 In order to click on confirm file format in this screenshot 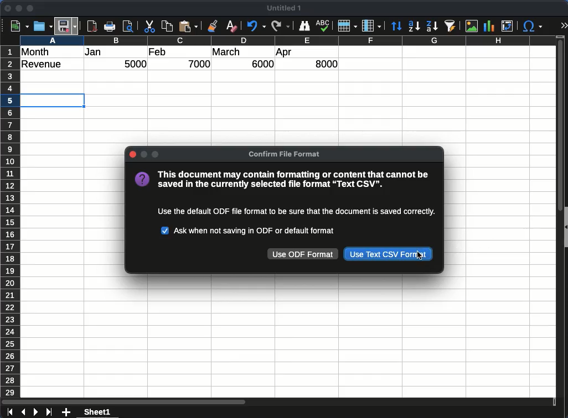, I will do `click(286, 154)`.